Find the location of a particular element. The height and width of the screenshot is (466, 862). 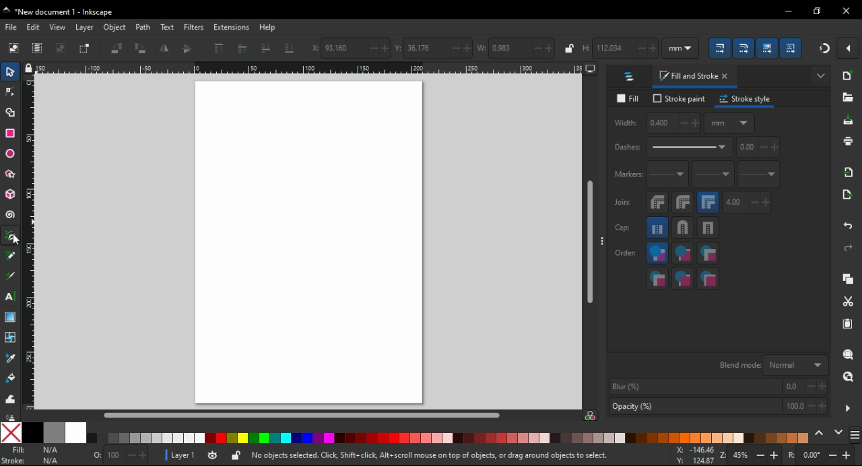

50% grey is located at coordinates (53, 432).